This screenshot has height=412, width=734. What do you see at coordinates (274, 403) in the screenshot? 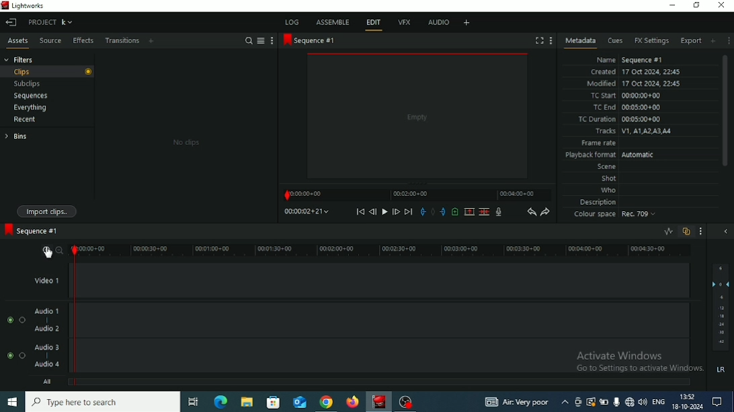
I see `Taskbar icon` at bounding box center [274, 403].